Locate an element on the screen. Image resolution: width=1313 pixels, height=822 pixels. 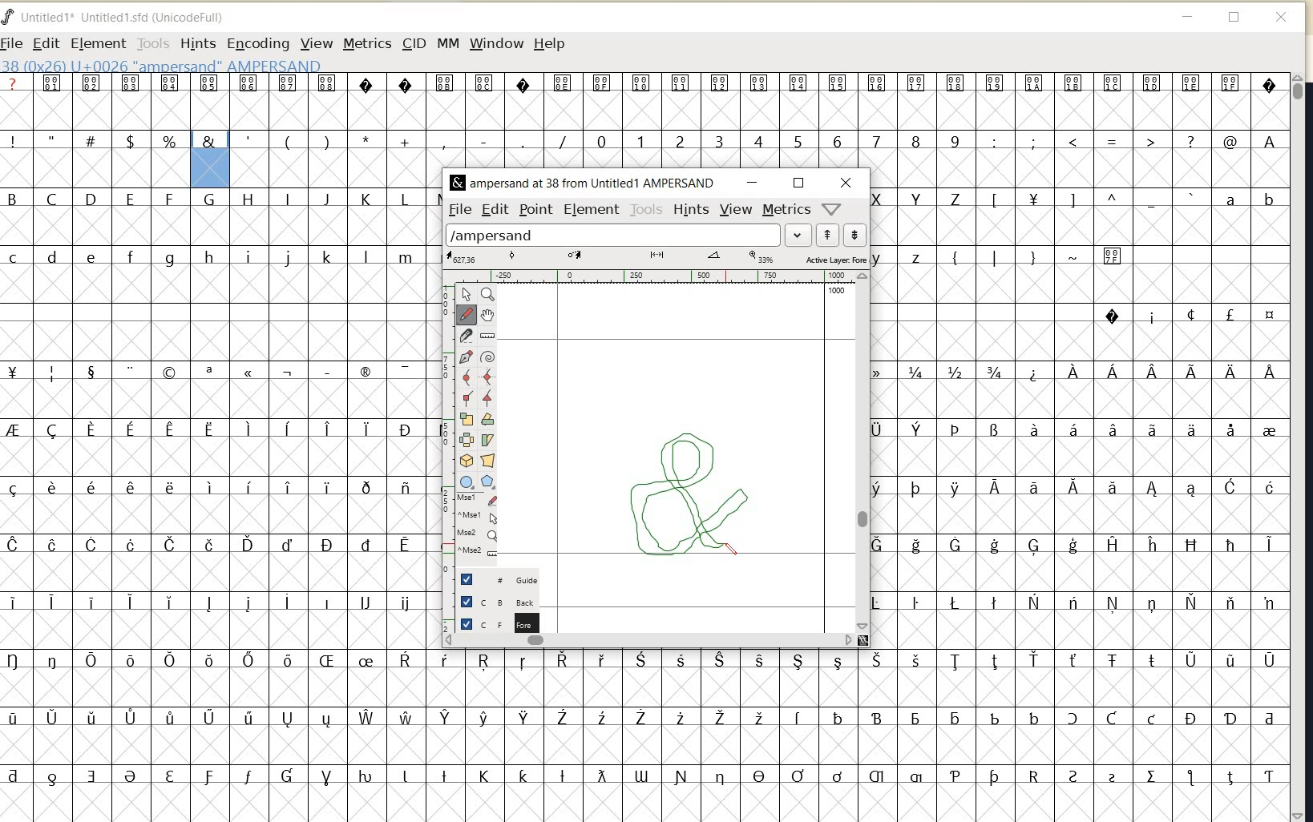
POINT is located at coordinates (538, 210).